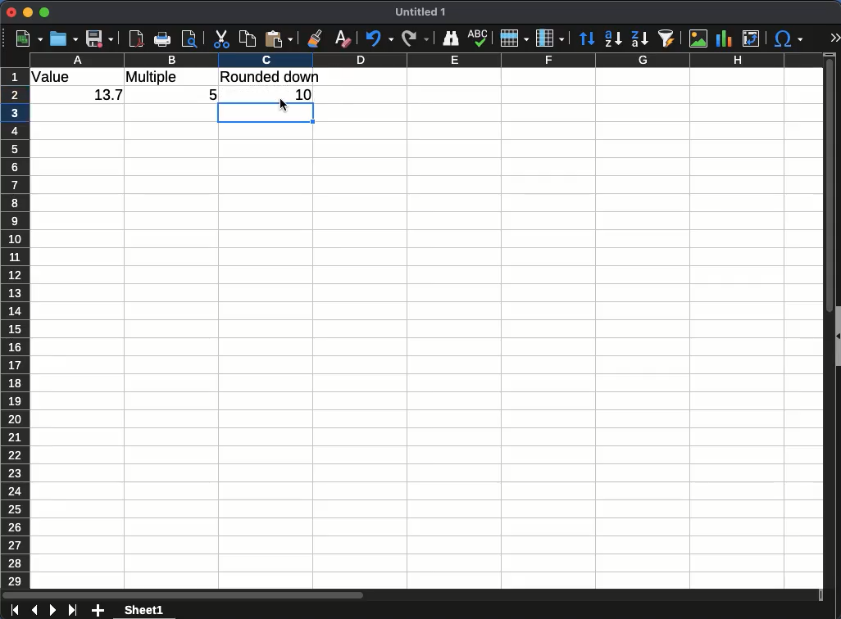  I want to click on 5, so click(210, 93).